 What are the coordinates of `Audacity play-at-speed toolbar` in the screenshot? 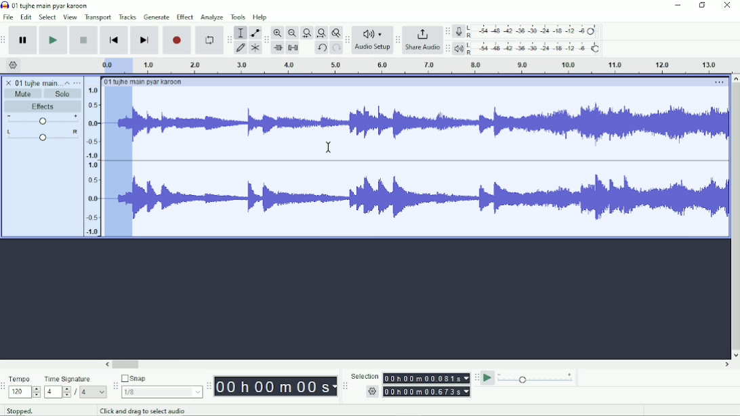 It's located at (476, 377).